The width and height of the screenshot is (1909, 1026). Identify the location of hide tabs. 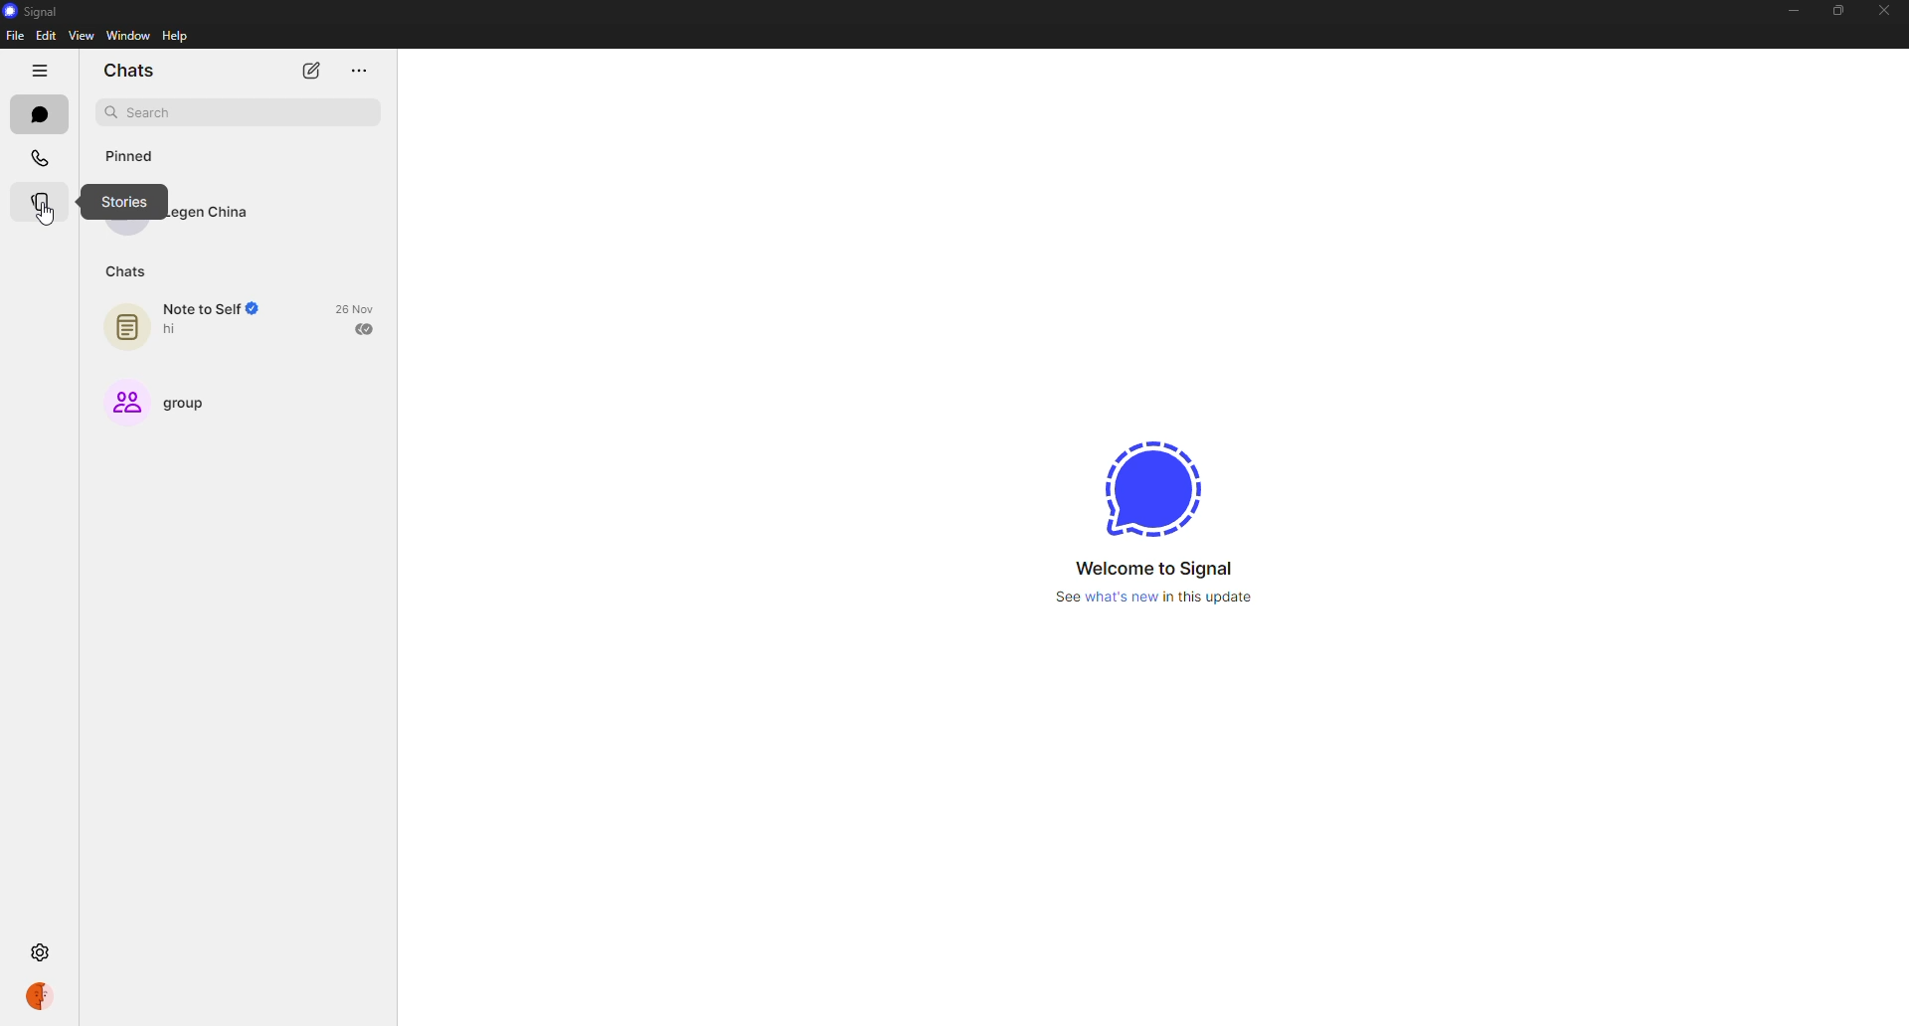
(39, 72).